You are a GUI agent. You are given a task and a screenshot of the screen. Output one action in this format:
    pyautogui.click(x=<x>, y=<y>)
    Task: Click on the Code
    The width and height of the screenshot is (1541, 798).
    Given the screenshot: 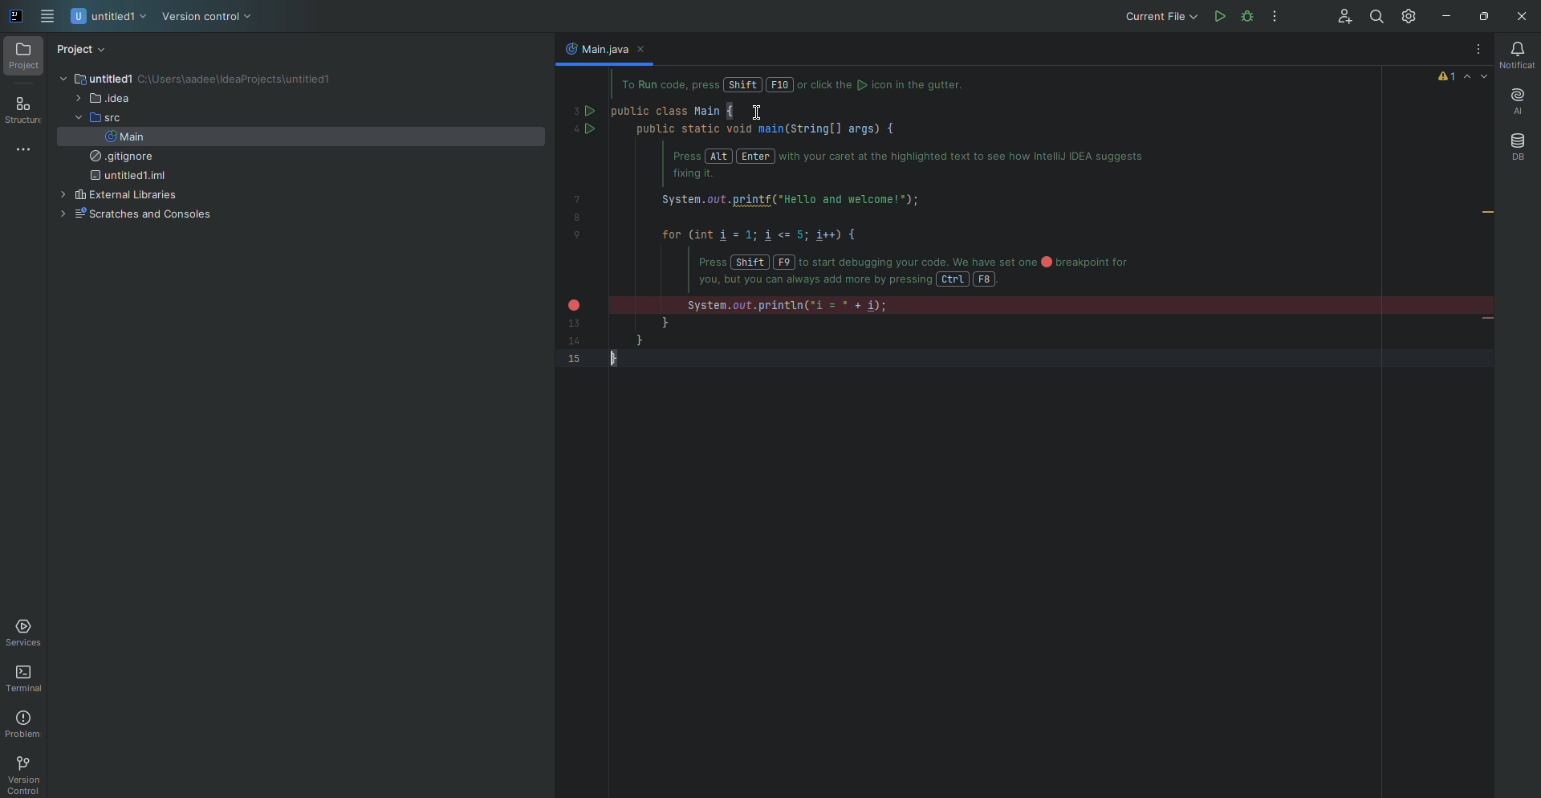 What is the action you would take?
    pyautogui.click(x=891, y=234)
    